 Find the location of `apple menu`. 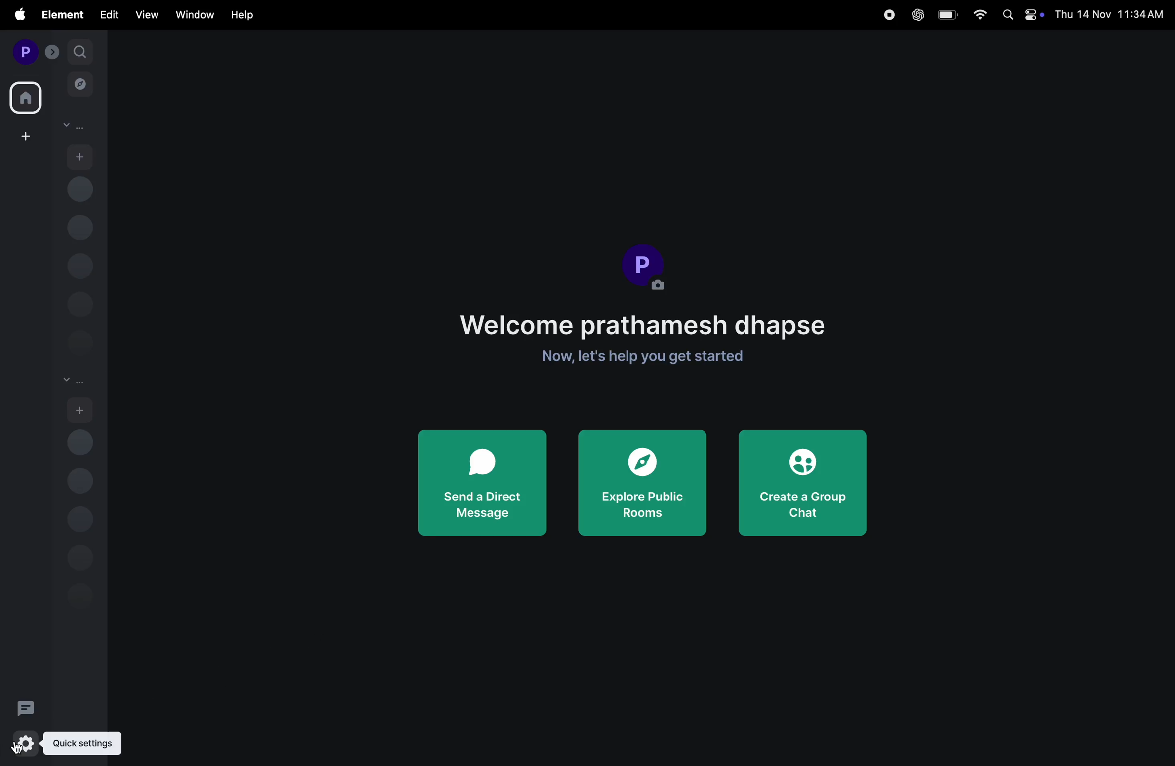

apple menu is located at coordinates (15, 15).